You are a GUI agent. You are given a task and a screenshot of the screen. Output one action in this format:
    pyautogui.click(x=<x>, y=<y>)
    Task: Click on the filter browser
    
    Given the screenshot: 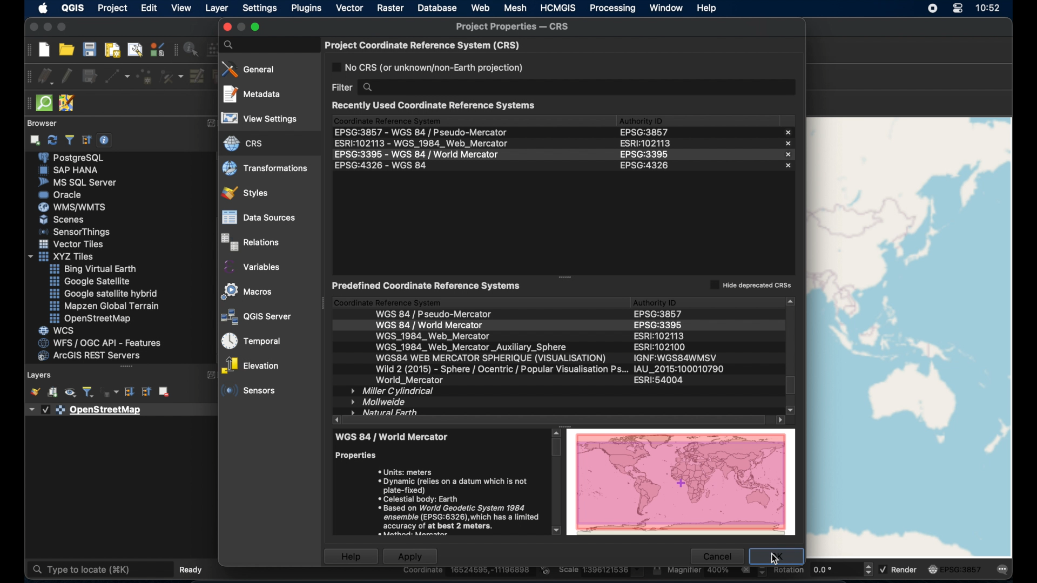 What is the action you would take?
    pyautogui.click(x=69, y=140)
    